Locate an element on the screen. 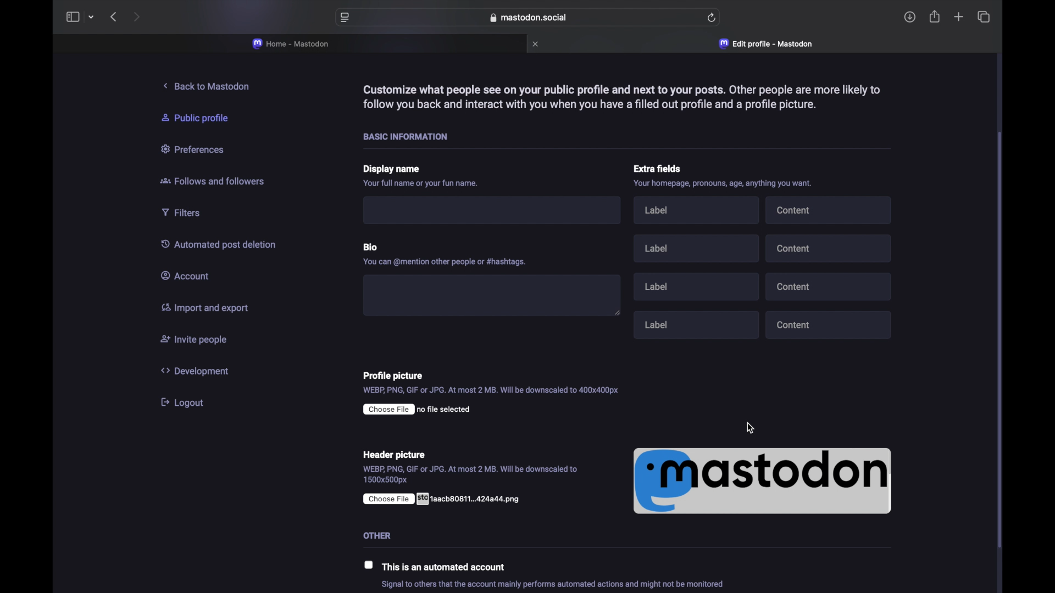  invite people is located at coordinates (194, 340).